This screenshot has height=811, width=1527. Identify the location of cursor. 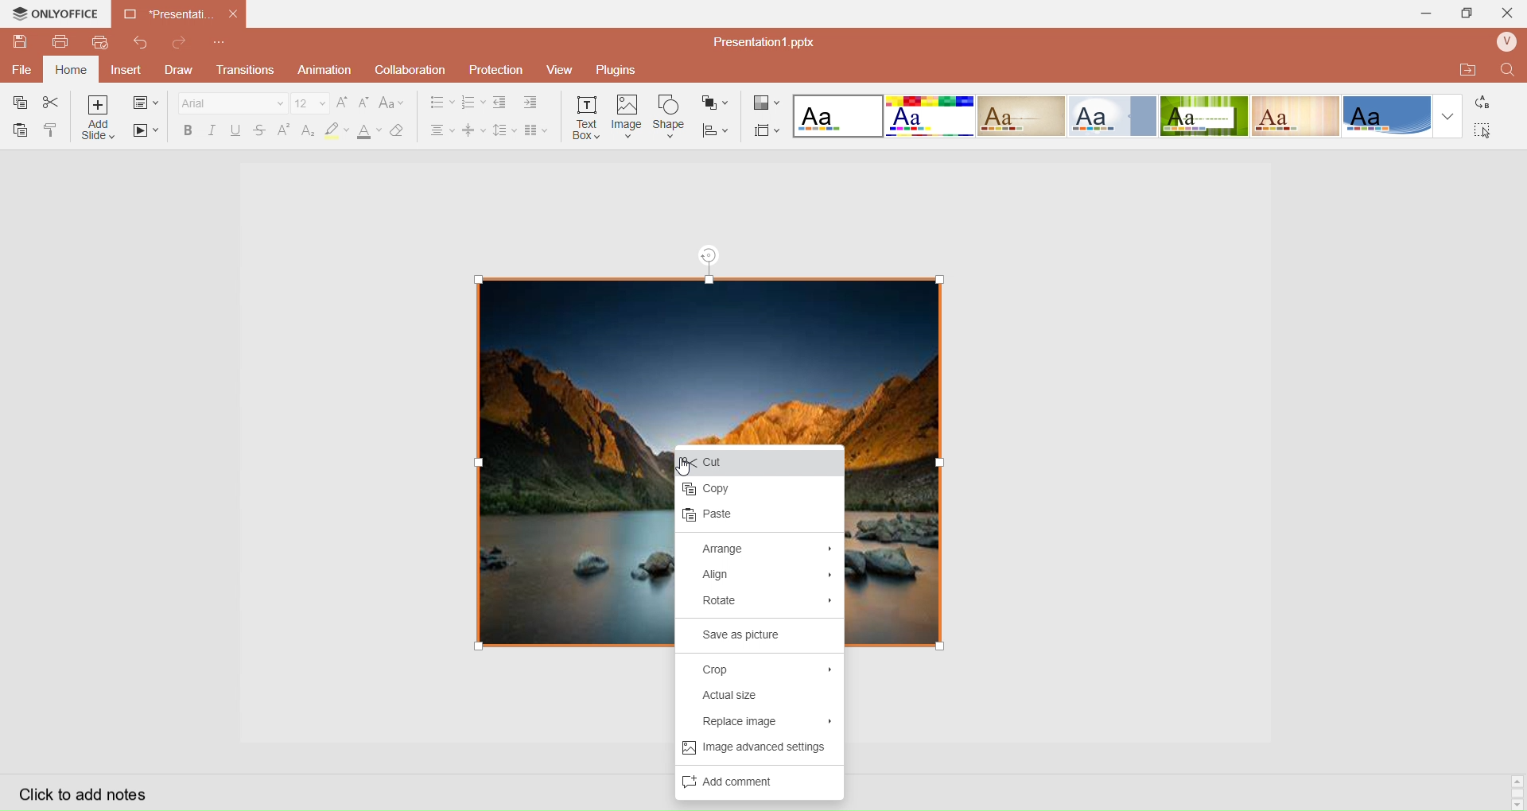
(685, 467).